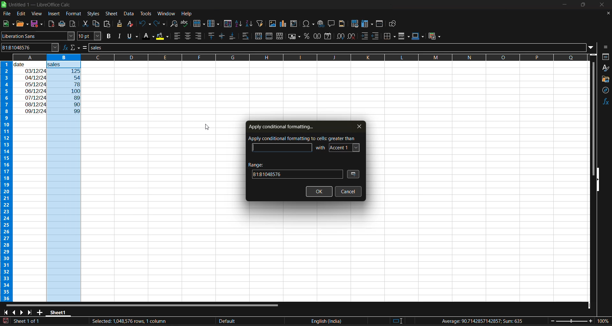  Describe the element at coordinates (121, 24) in the screenshot. I see `clone formatting` at that location.